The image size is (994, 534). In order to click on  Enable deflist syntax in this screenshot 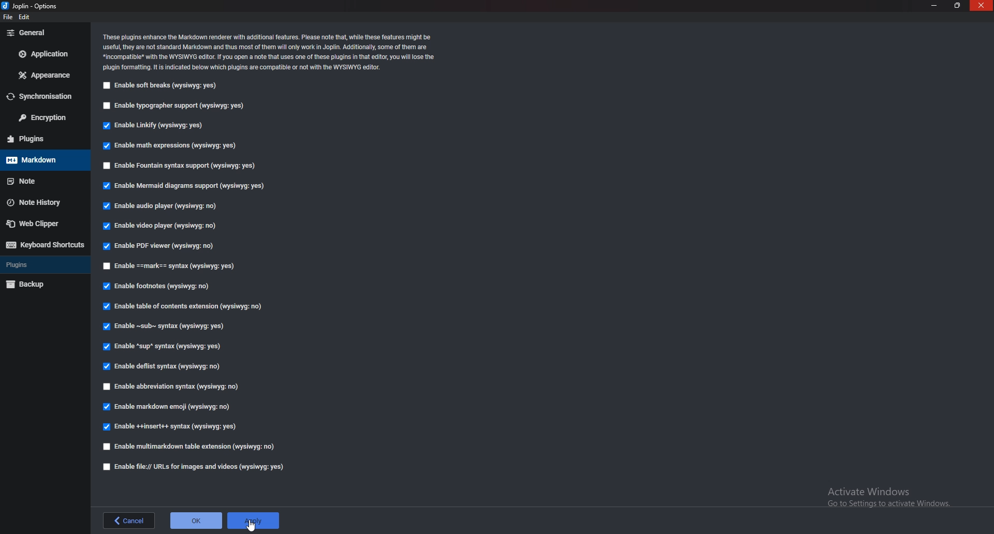, I will do `click(164, 367)`.